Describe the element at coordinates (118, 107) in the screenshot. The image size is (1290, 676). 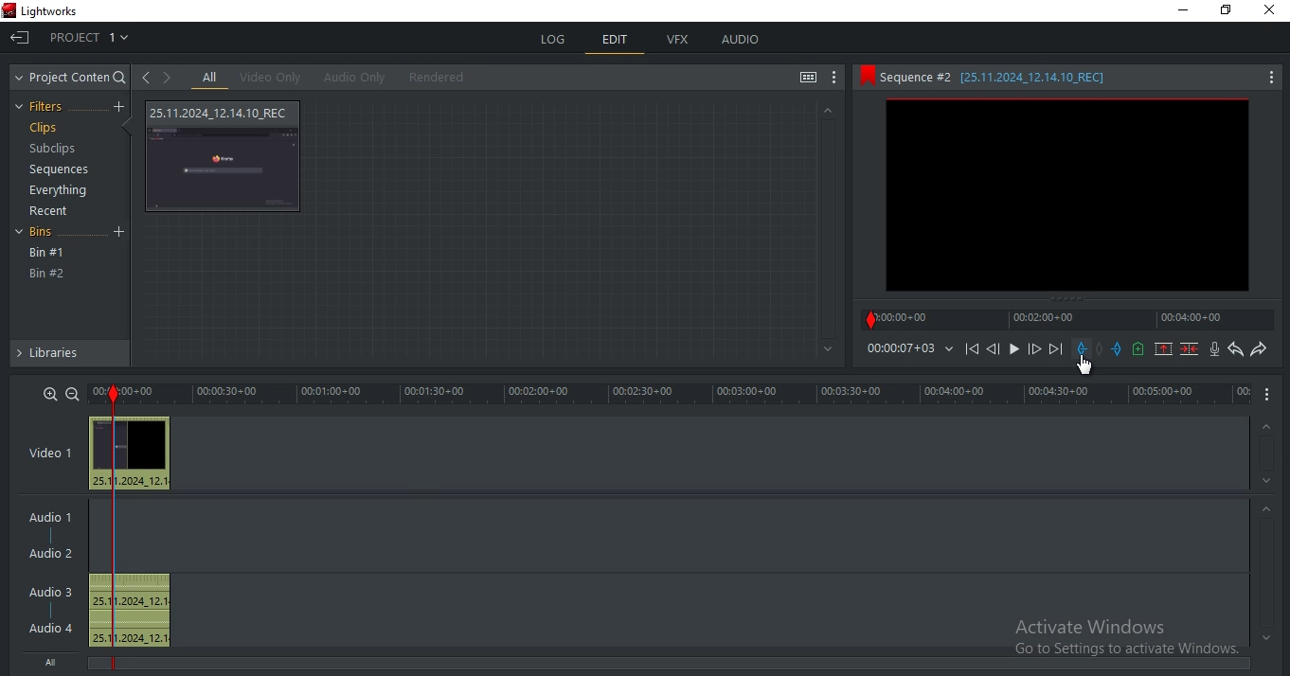
I see `create a filter` at that location.